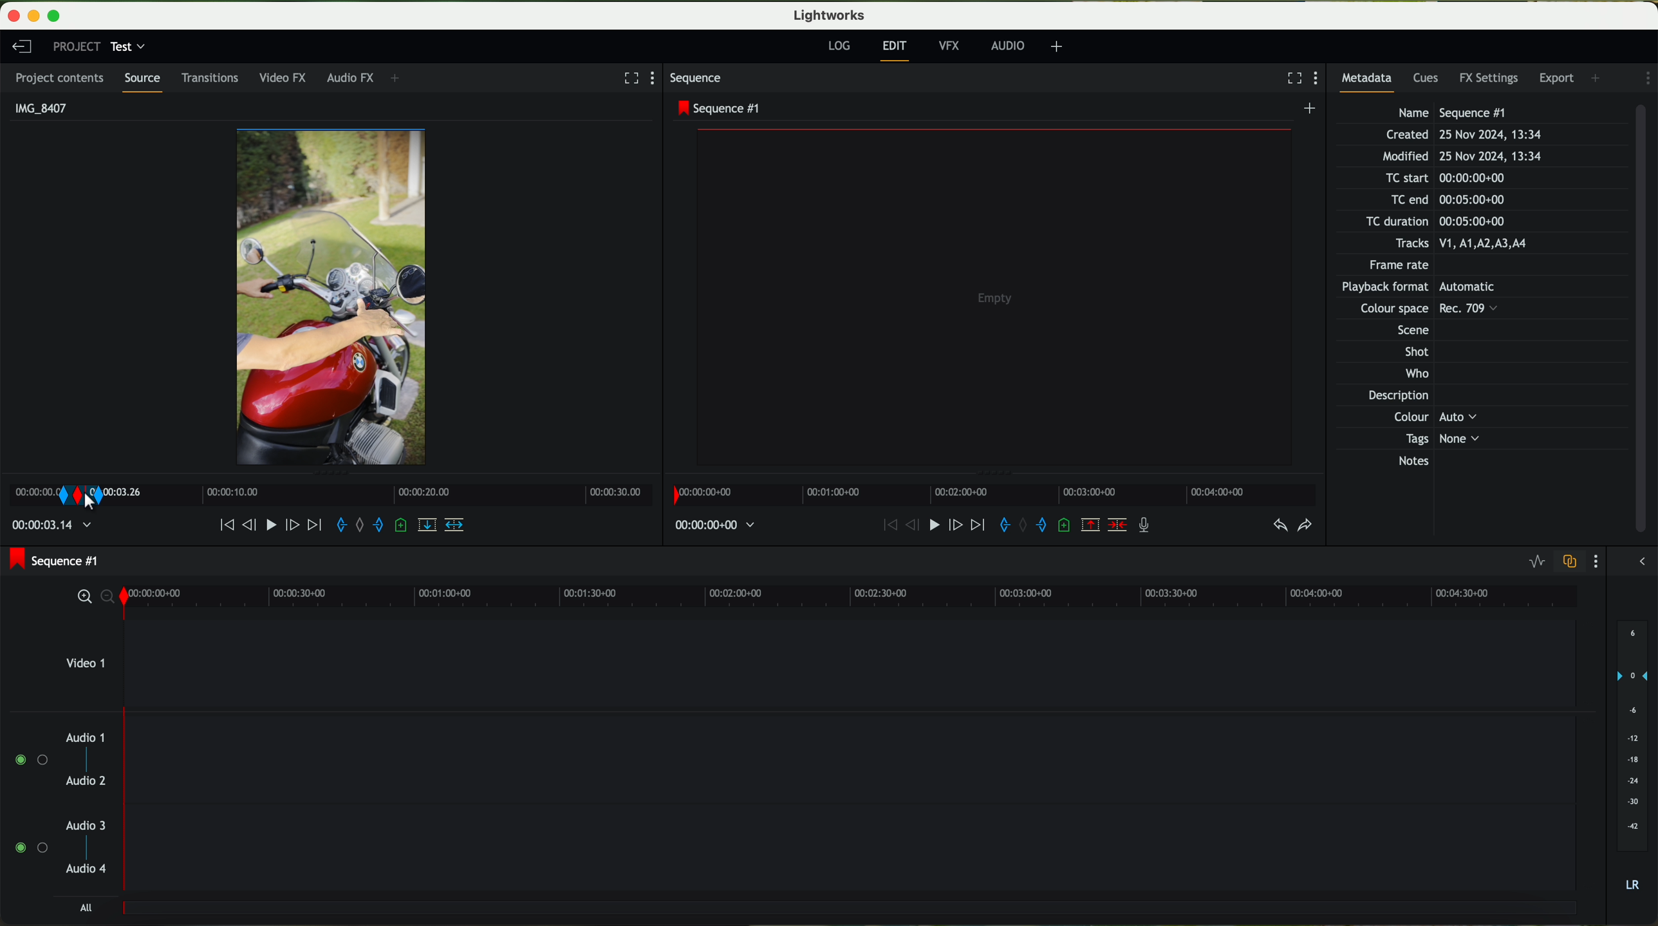 The width and height of the screenshot is (1658, 926). I want to click on remove the marked section, so click(1092, 526).